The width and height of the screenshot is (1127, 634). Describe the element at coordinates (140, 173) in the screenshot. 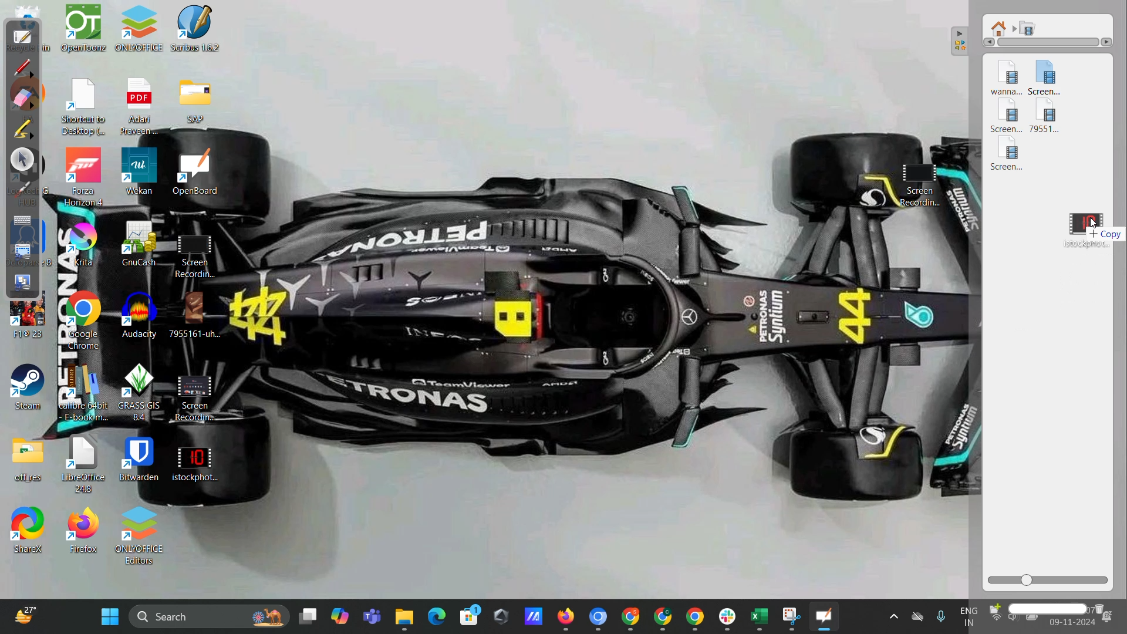

I see `Wekan` at that location.